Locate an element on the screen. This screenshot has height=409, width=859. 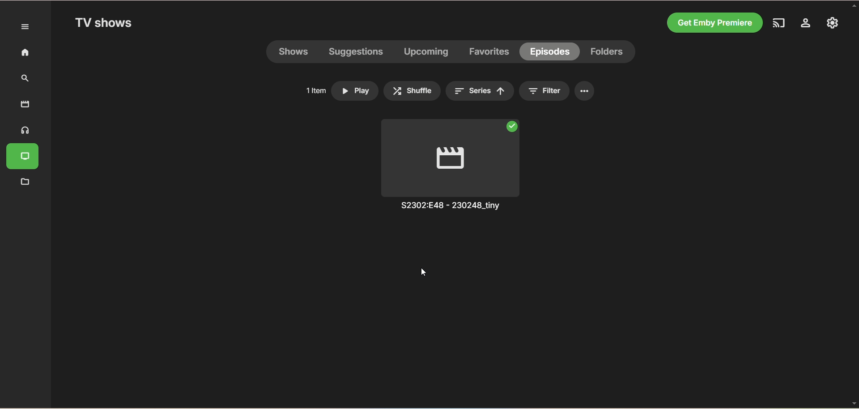
cursor is located at coordinates (423, 273).